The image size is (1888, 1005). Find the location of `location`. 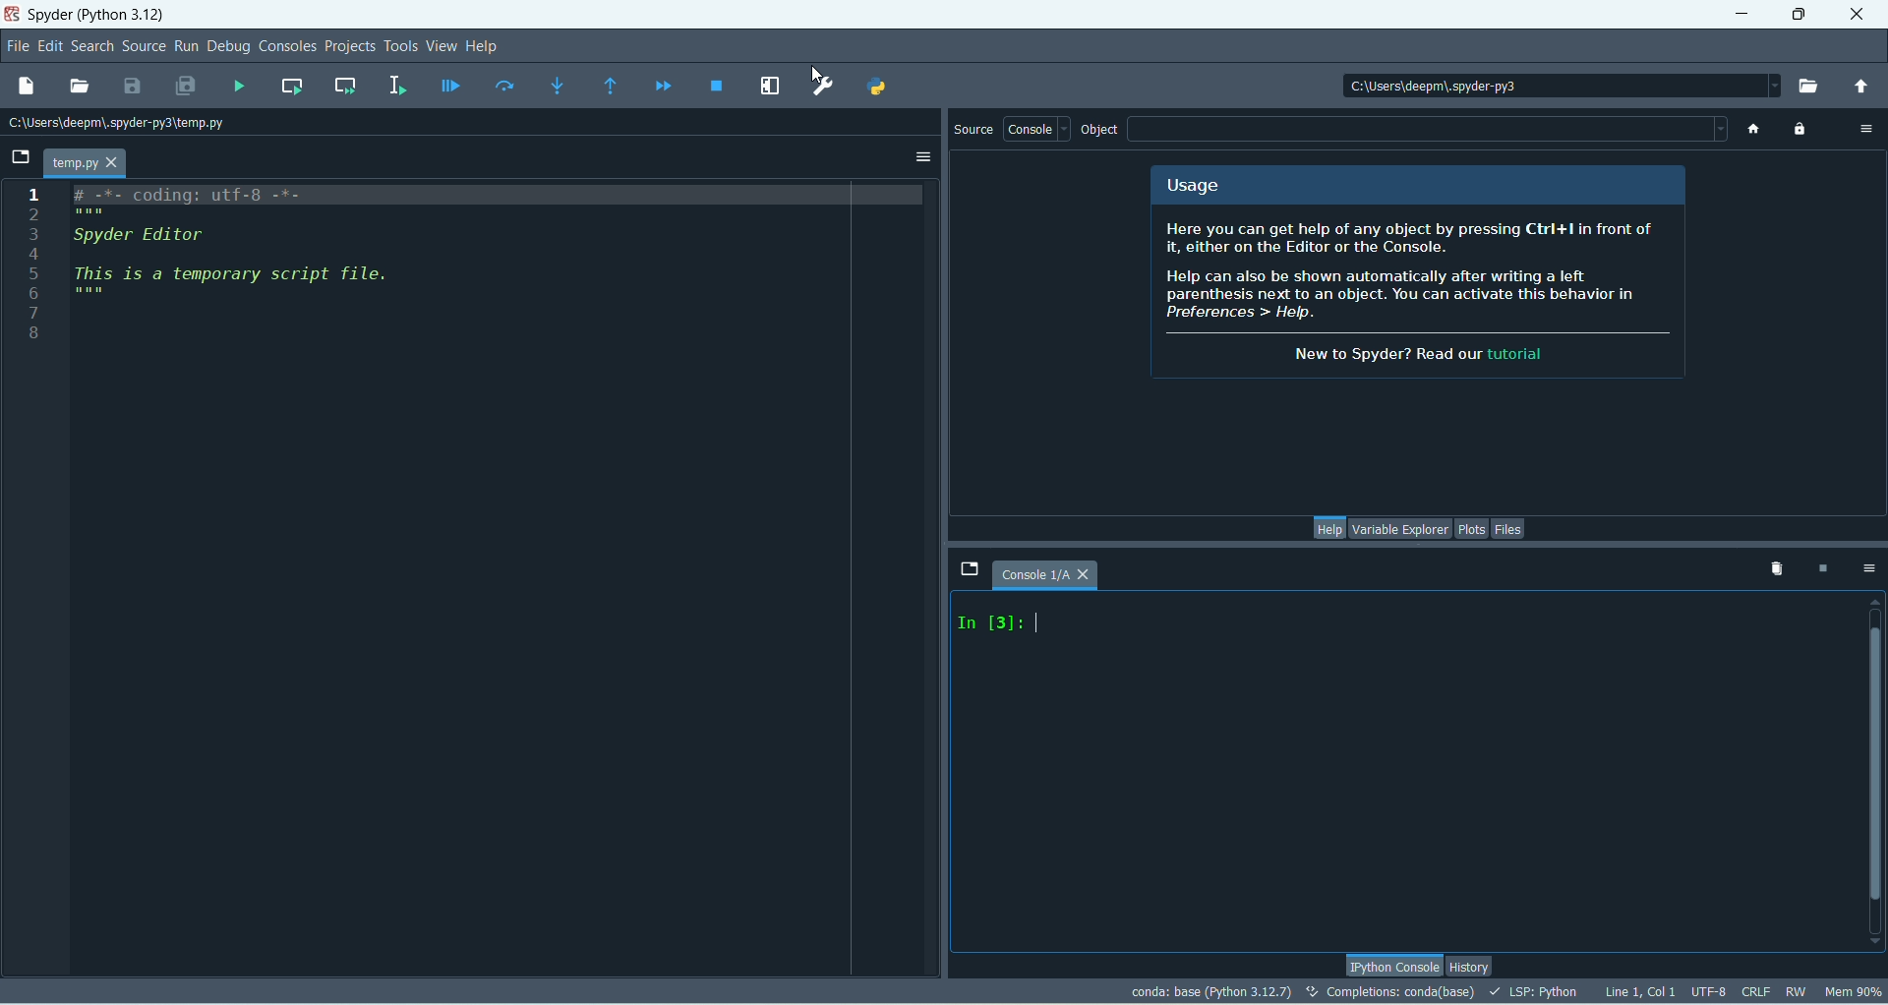

location is located at coordinates (1549, 84).